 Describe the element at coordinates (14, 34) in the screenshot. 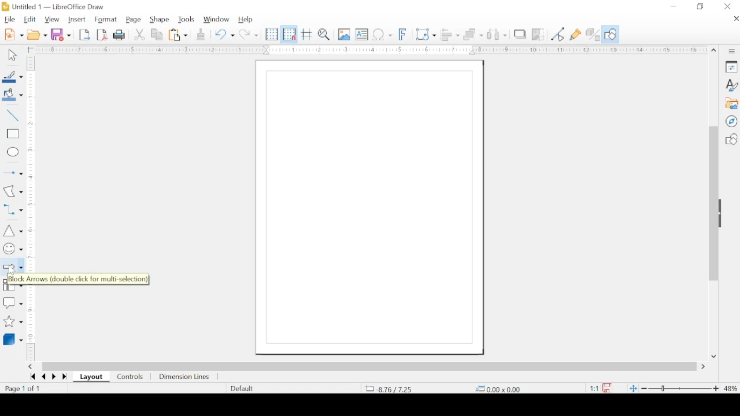

I see `new` at that location.